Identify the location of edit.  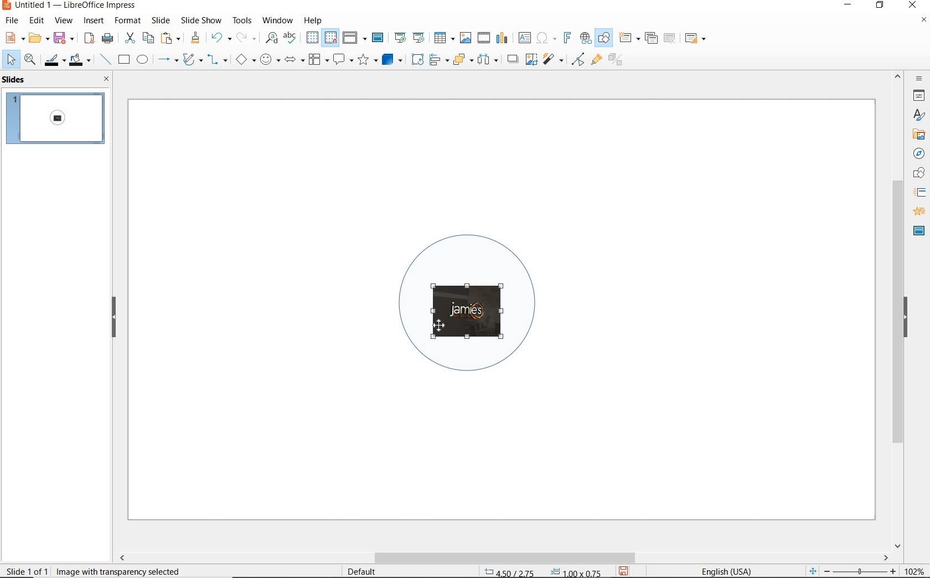
(37, 20).